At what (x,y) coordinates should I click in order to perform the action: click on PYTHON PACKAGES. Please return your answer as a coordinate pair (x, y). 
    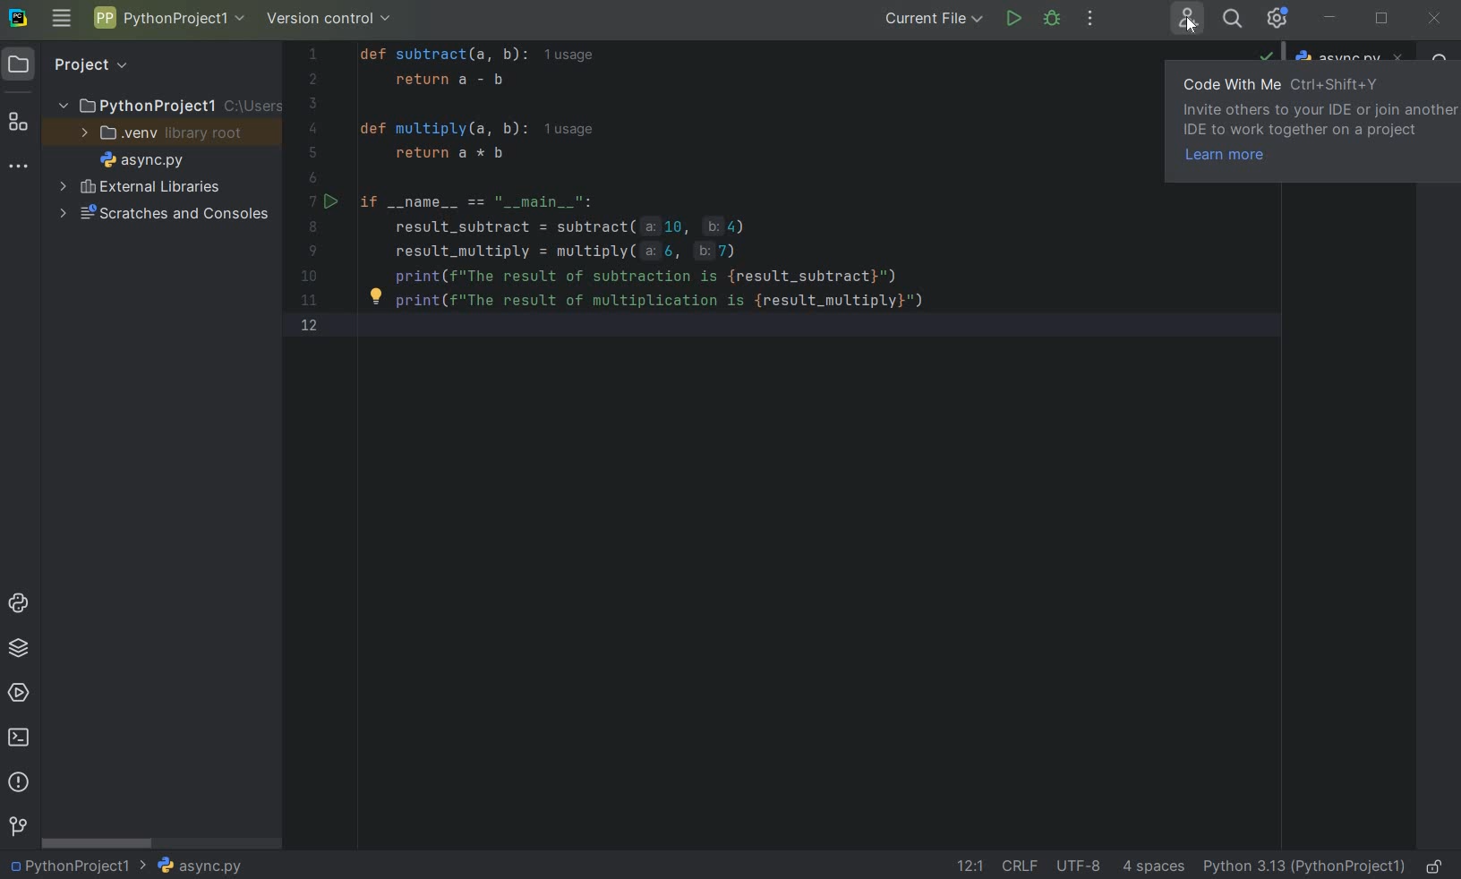
    Looking at the image, I should click on (18, 651).